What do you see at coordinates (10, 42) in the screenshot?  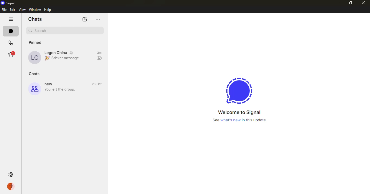 I see `calls` at bounding box center [10, 42].